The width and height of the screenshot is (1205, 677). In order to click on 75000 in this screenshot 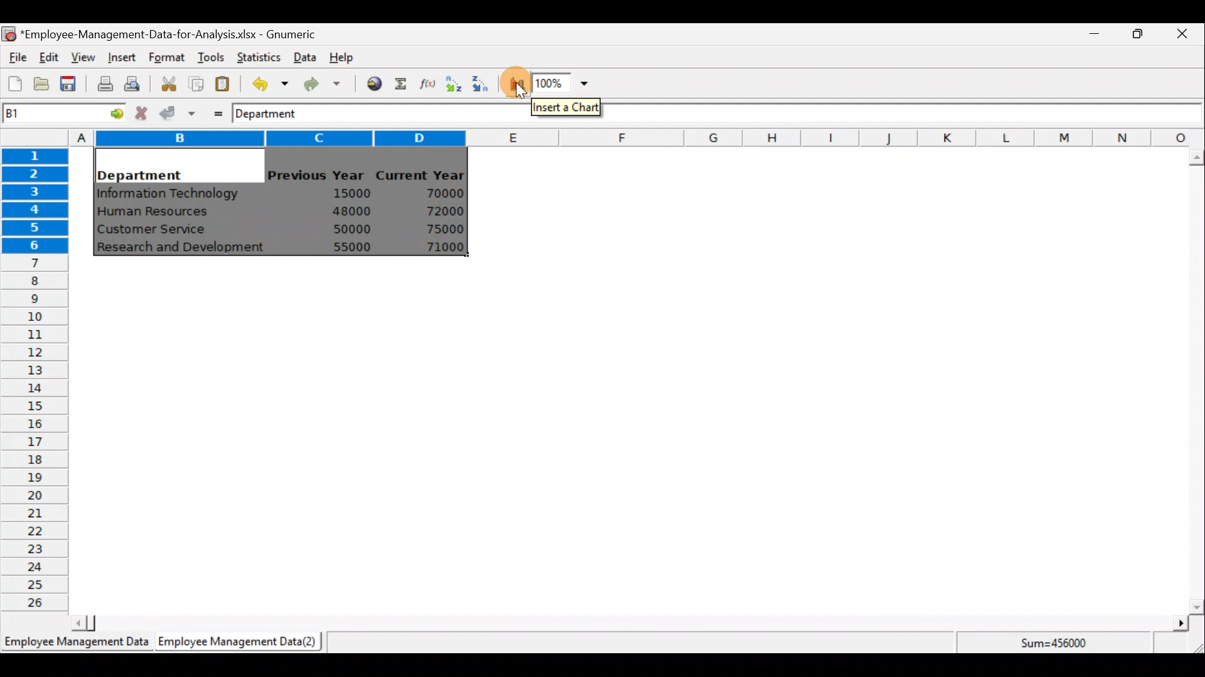, I will do `click(437, 229)`.